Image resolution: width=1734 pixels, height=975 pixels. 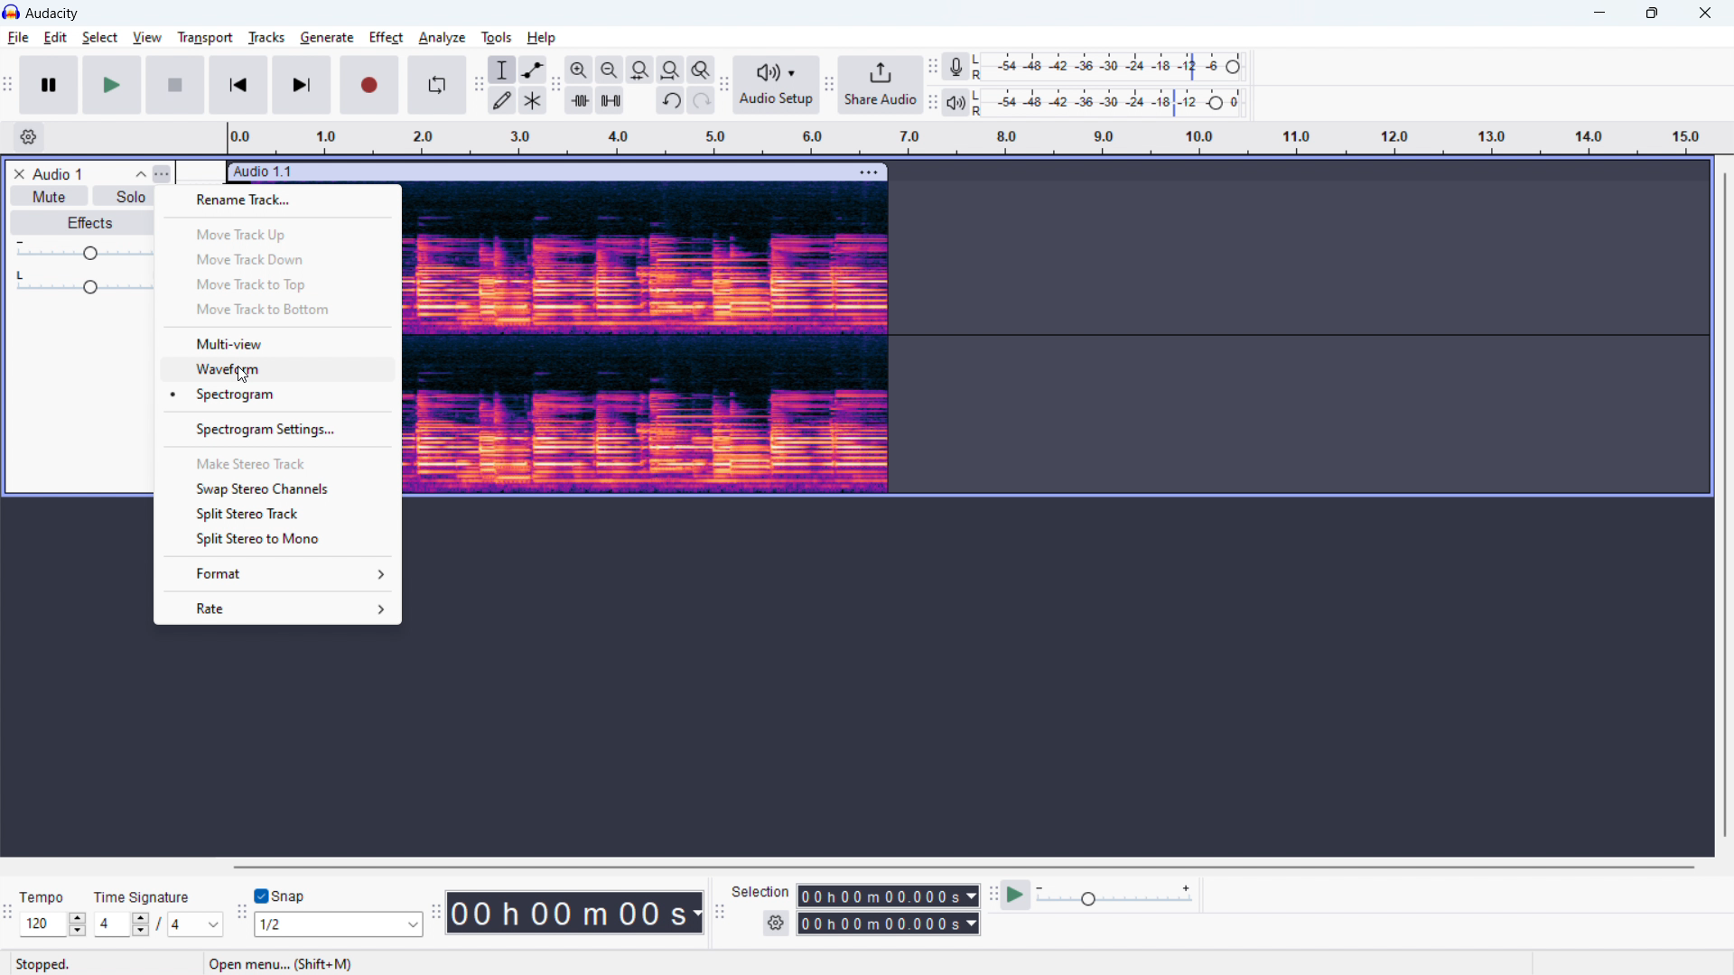 I want to click on share audio, so click(x=881, y=85).